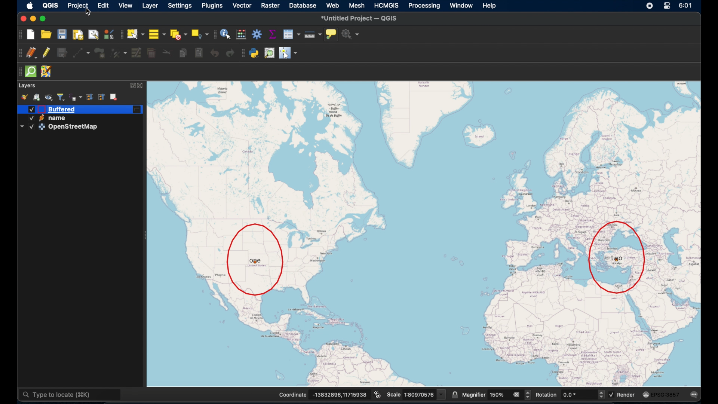  What do you see at coordinates (21, 127) in the screenshot?
I see `dropdown` at bounding box center [21, 127].